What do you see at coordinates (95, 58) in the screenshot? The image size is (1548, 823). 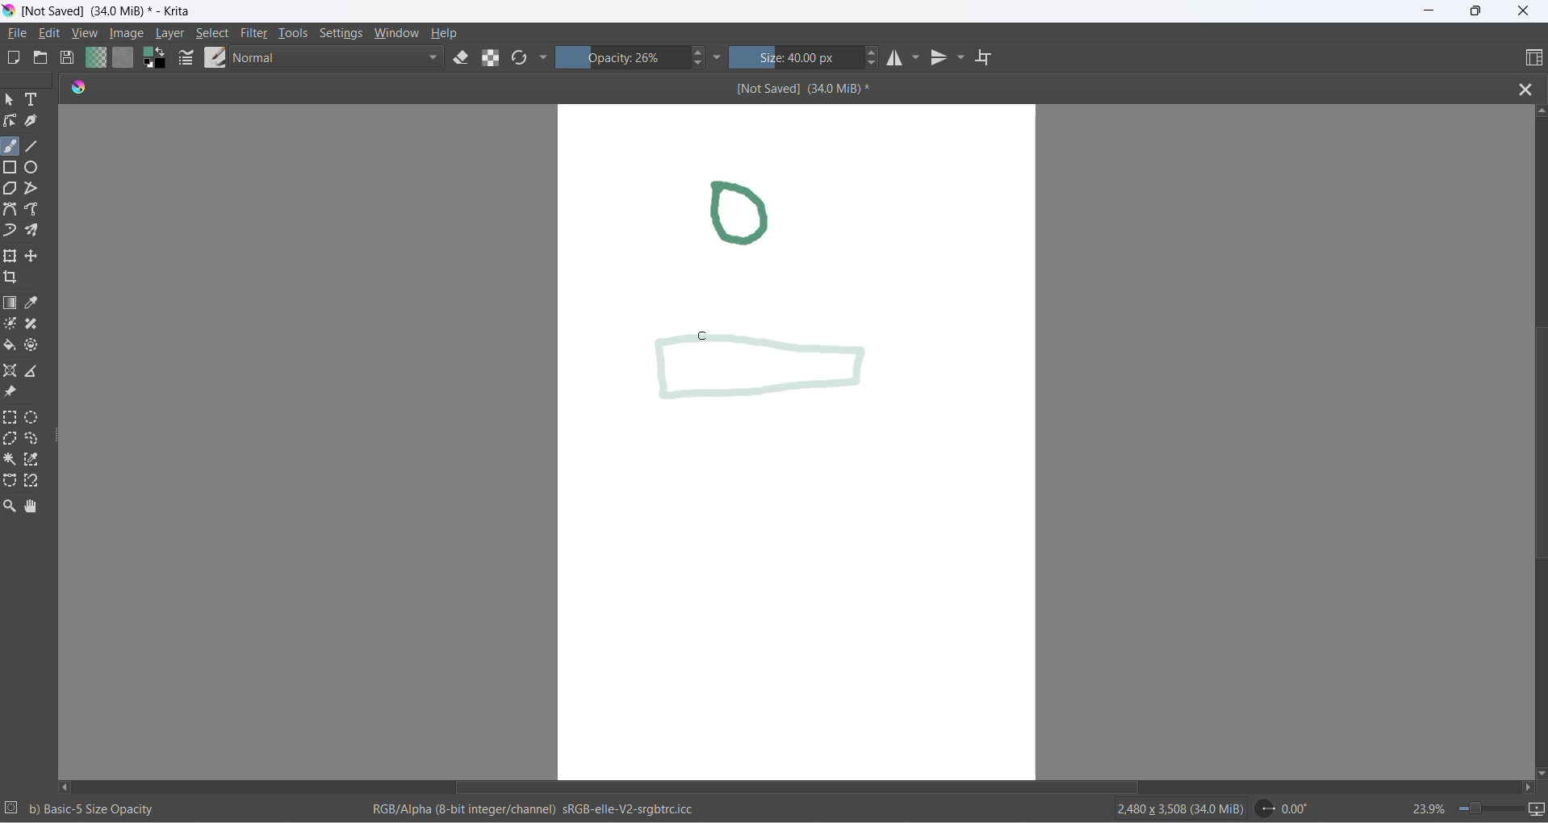 I see `fill gradients` at bounding box center [95, 58].